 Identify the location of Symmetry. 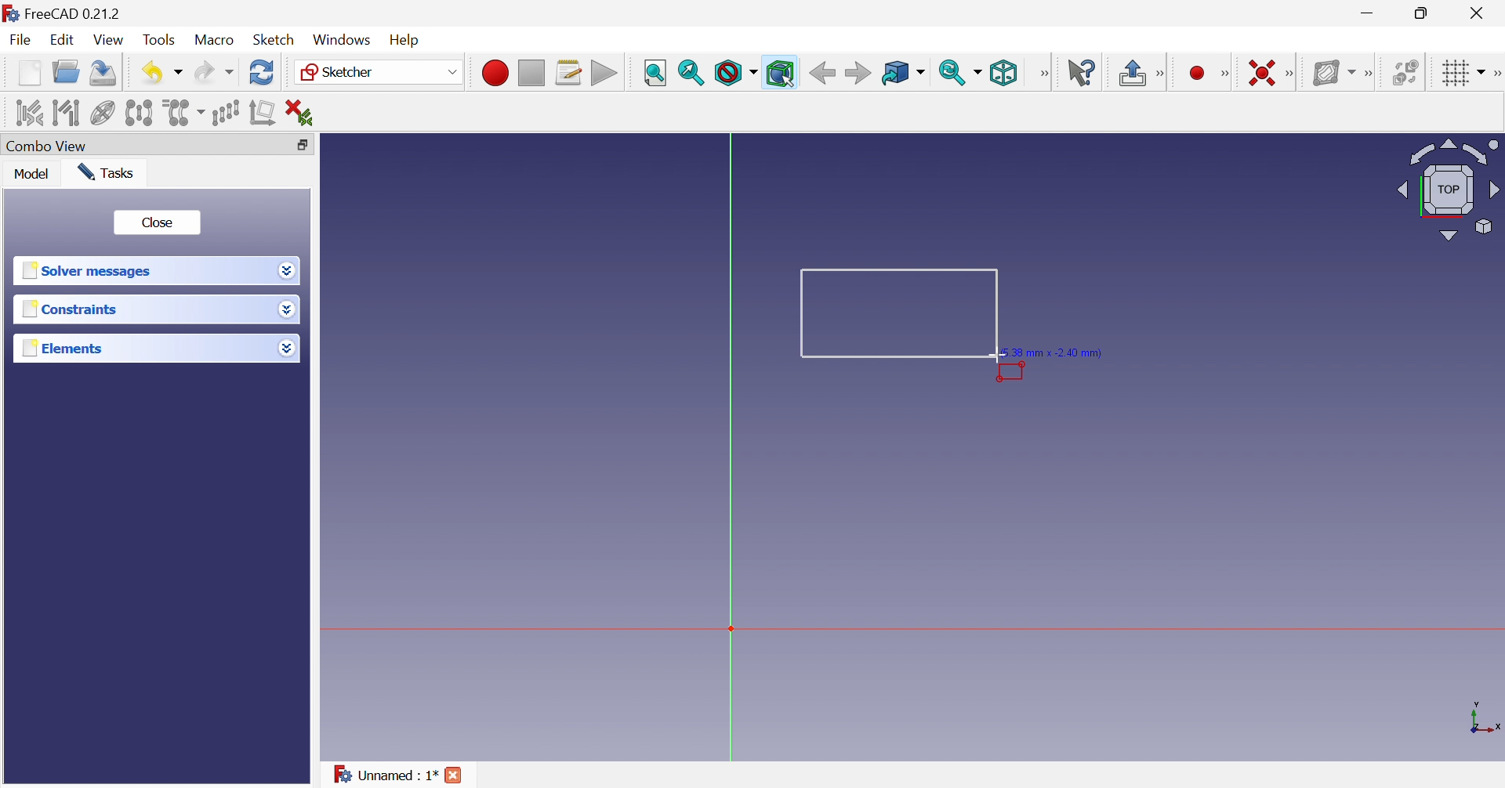
(140, 114).